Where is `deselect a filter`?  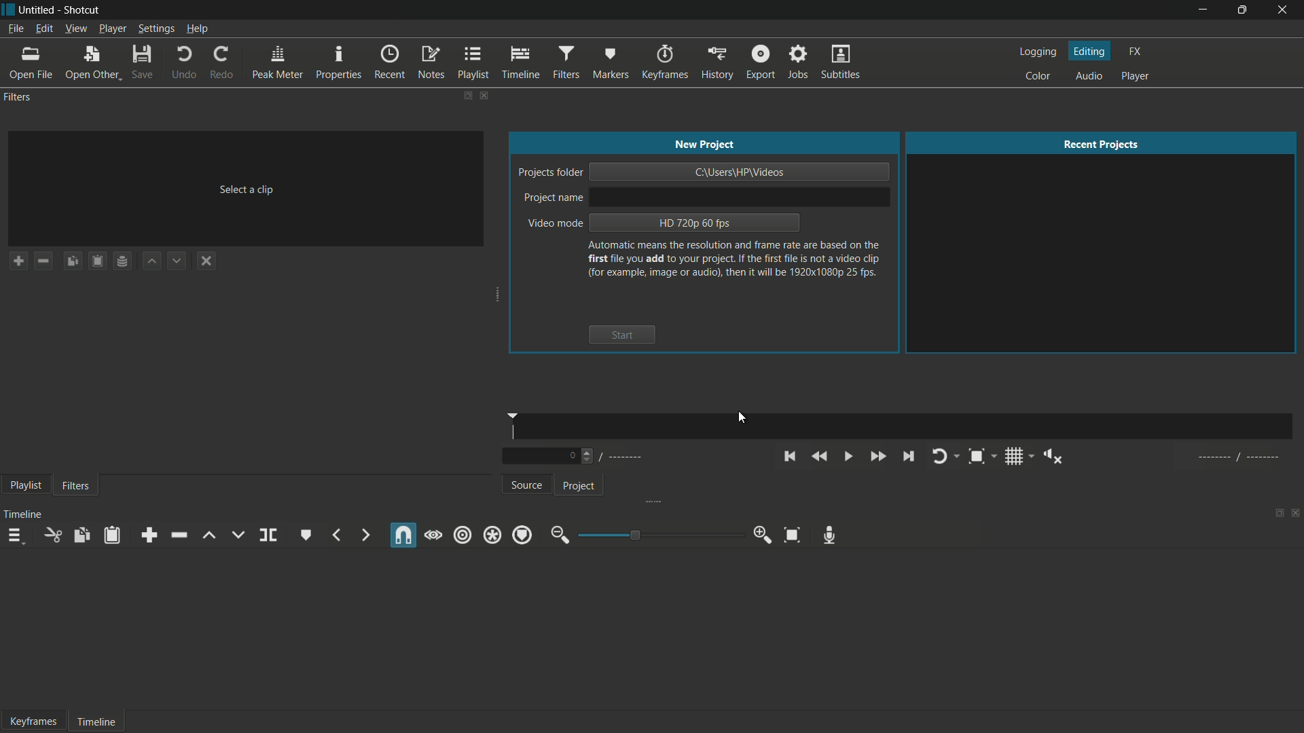 deselect a filter is located at coordinates (208, 261).